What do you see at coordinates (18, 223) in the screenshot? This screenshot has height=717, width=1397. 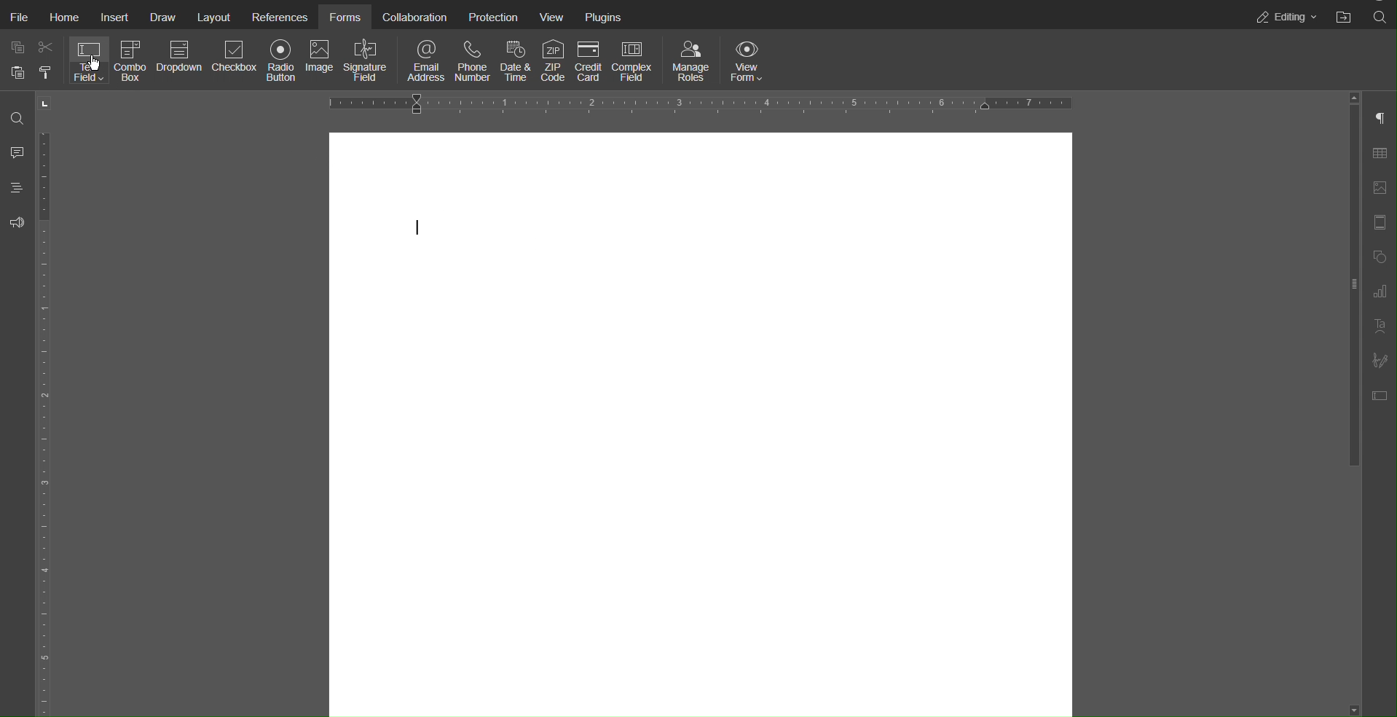 I see `Feedback & Support` at bounding box center [18, 223].